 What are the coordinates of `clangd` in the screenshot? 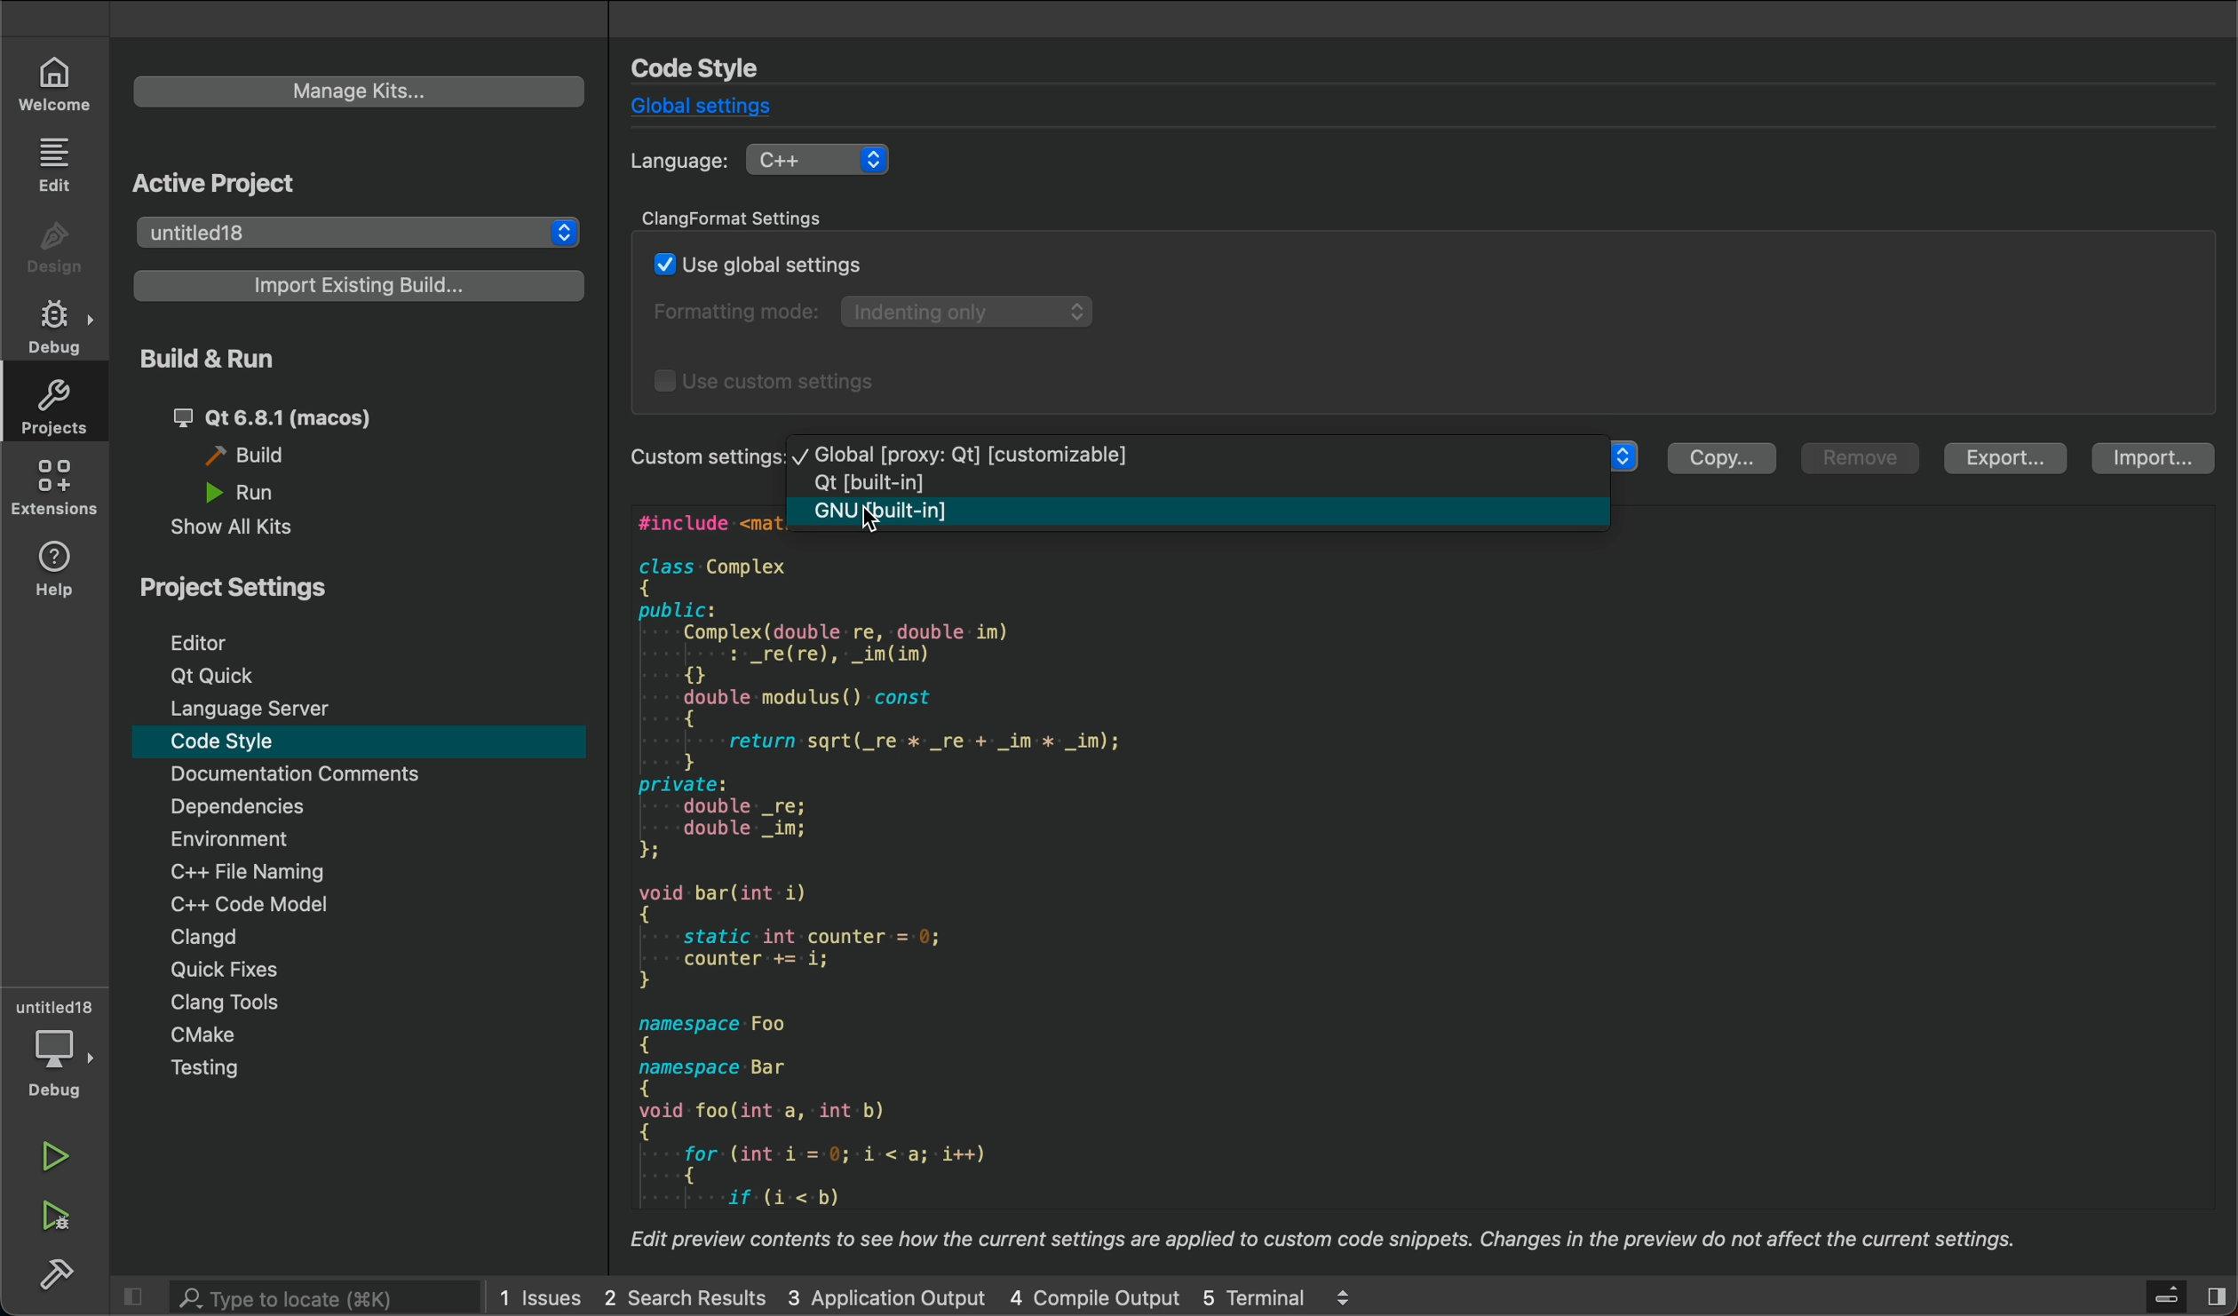 It's located at (196, 939).